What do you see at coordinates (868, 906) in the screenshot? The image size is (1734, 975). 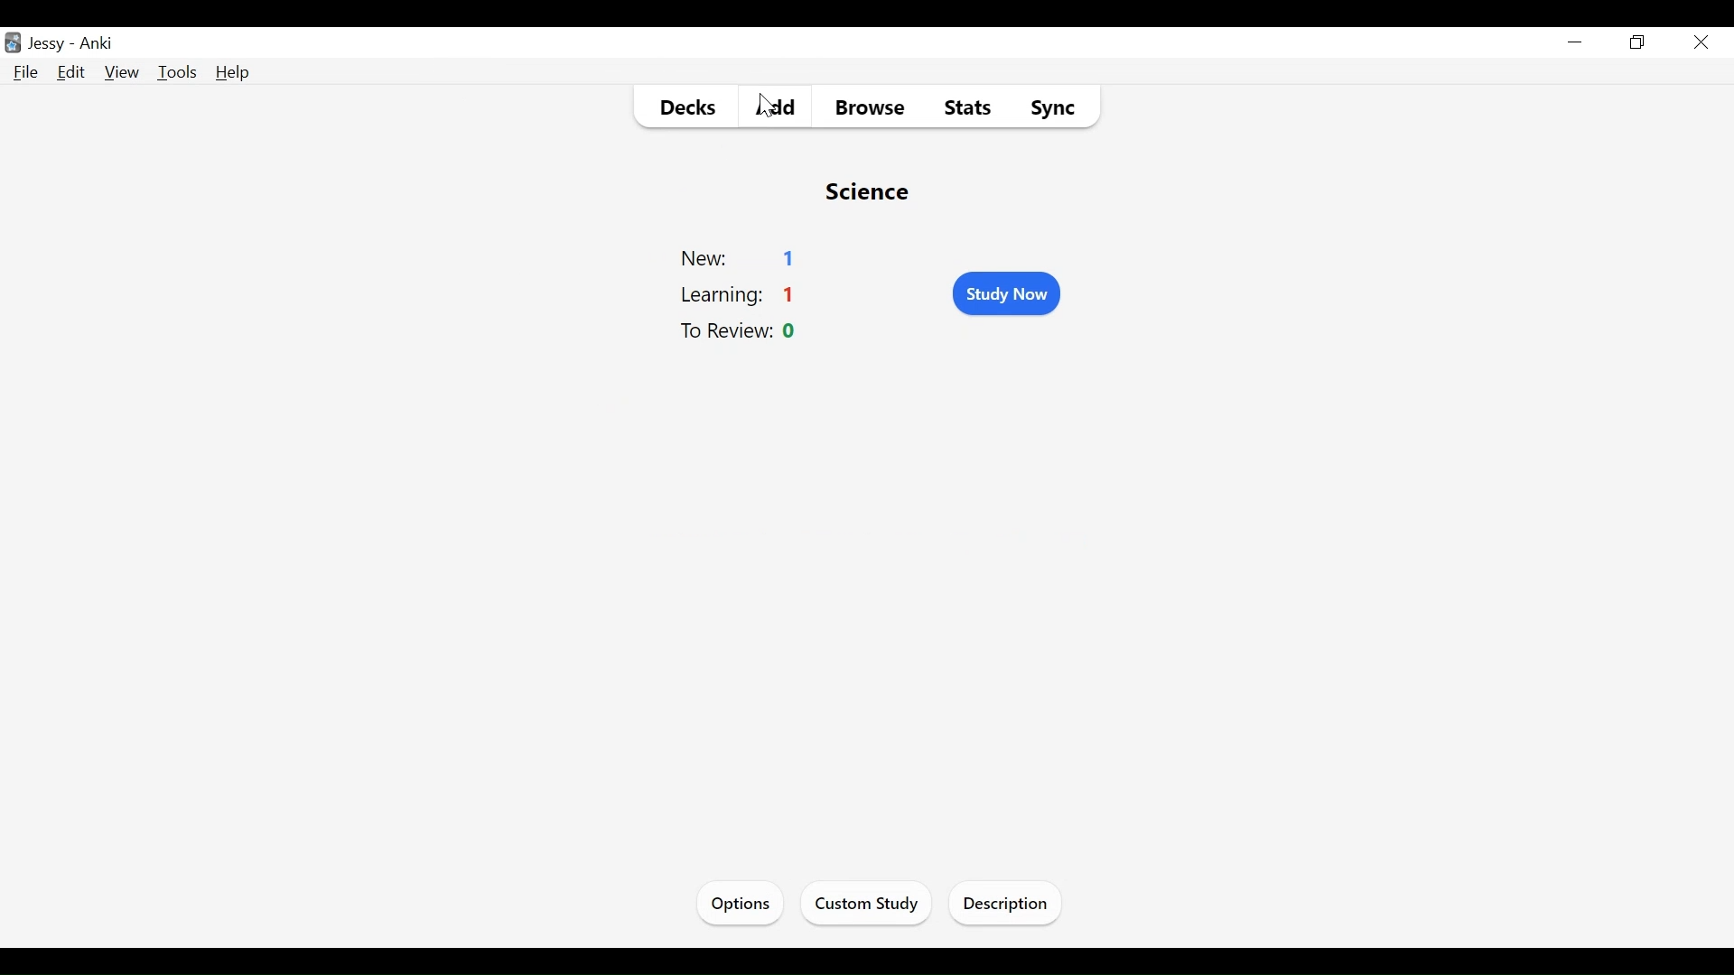 I see `Custom Study` at bounding box center [868, 906].